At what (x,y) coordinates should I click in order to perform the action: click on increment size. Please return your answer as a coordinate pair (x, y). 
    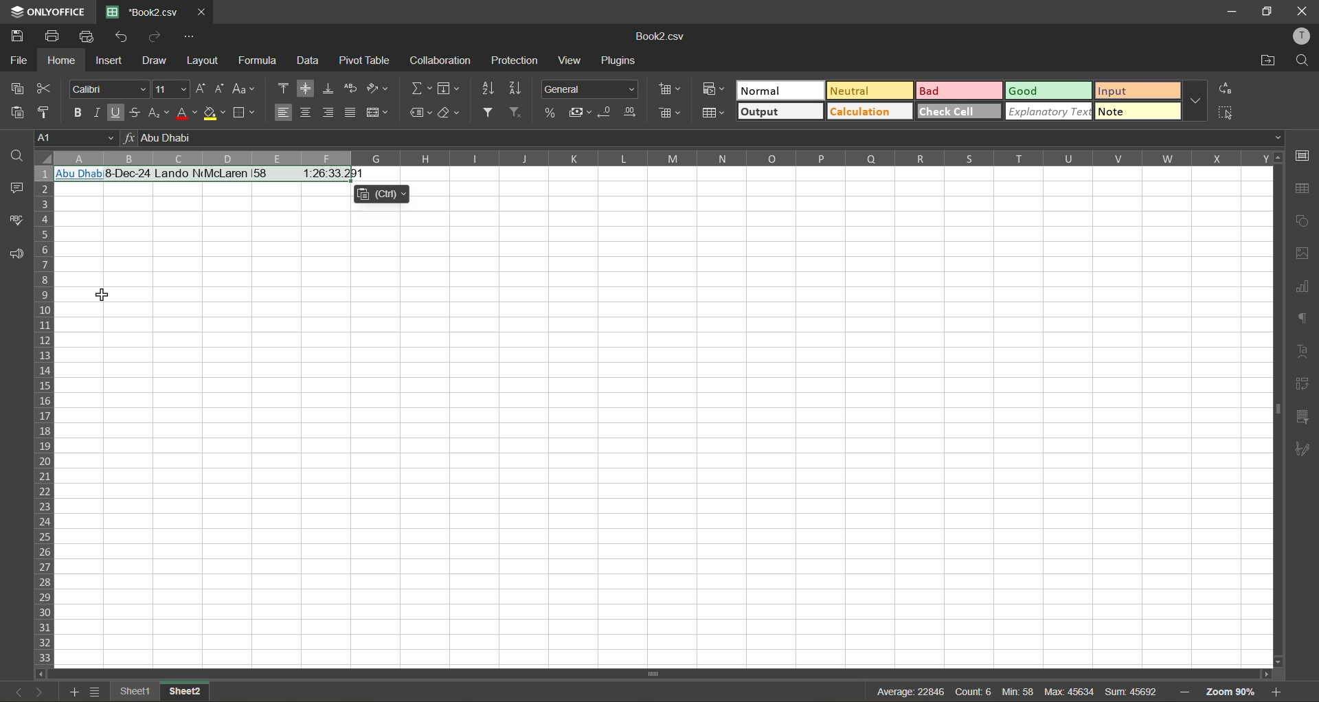
    Looking at the image, I should click on (199, 89).